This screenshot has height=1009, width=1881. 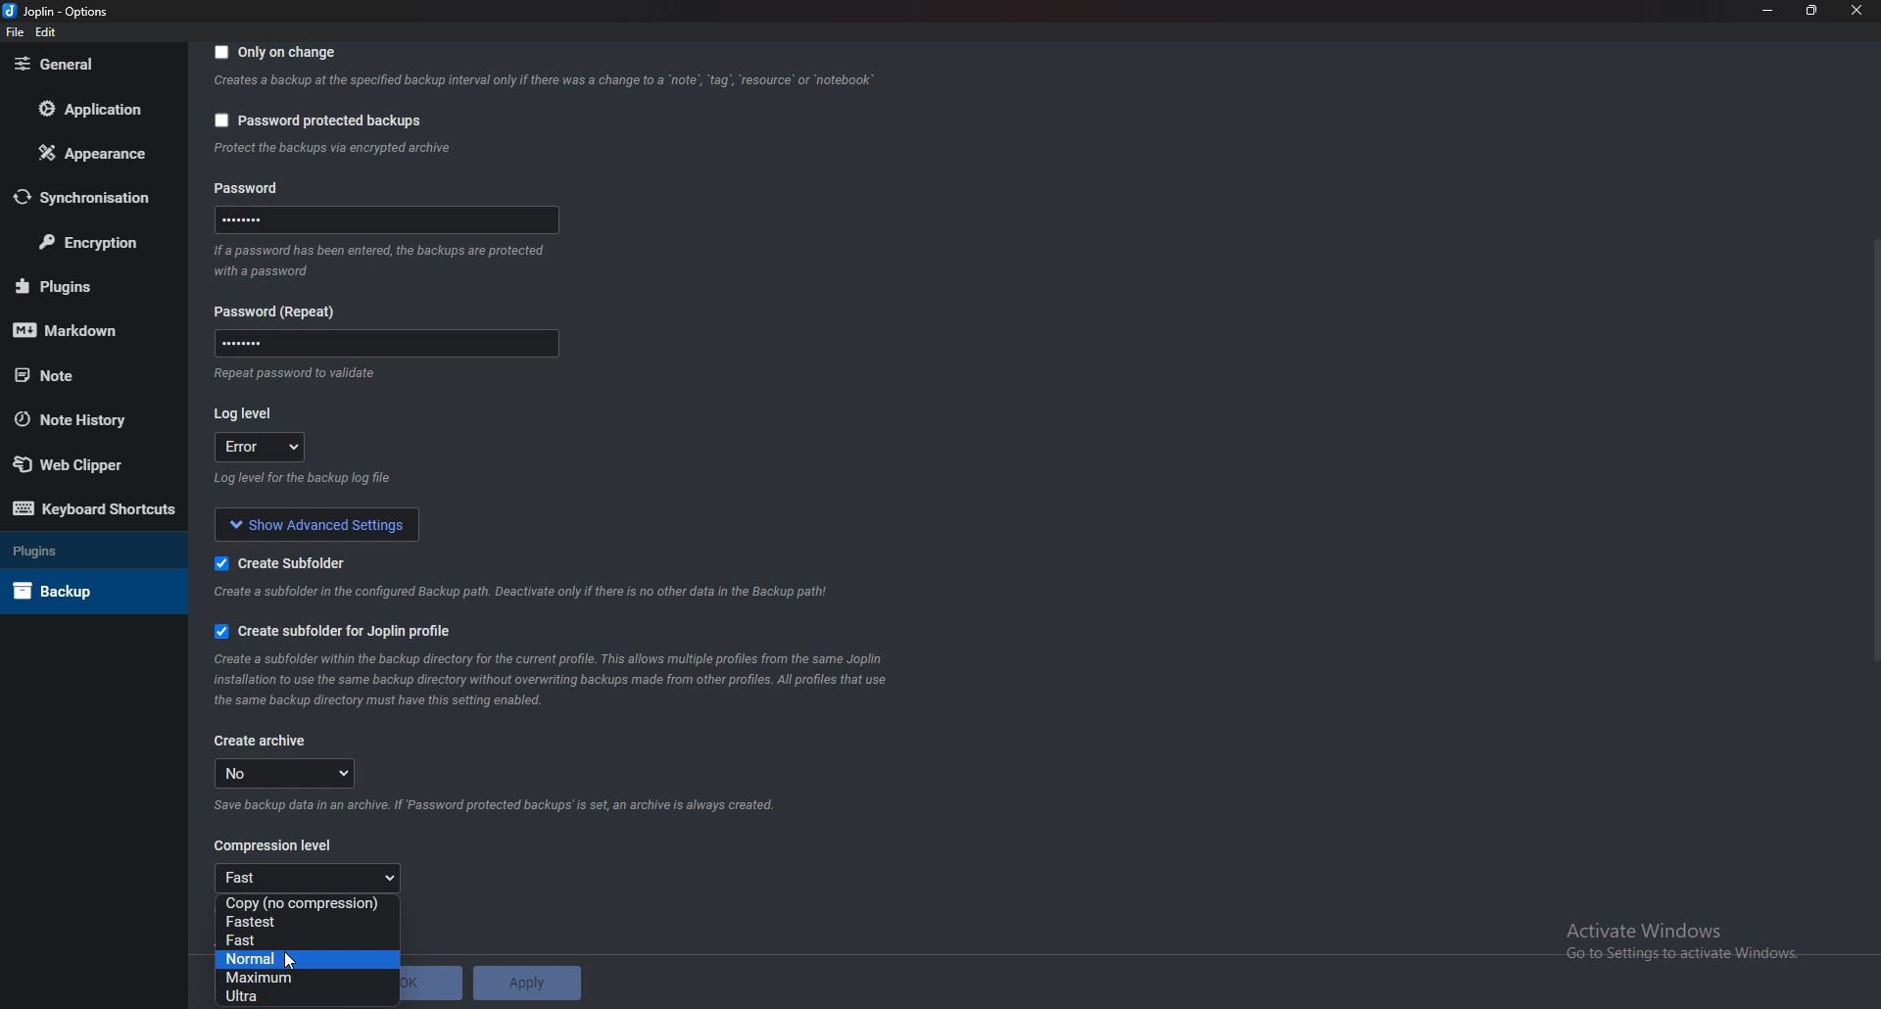 I want to click on Password, so click(x=383, y=342).